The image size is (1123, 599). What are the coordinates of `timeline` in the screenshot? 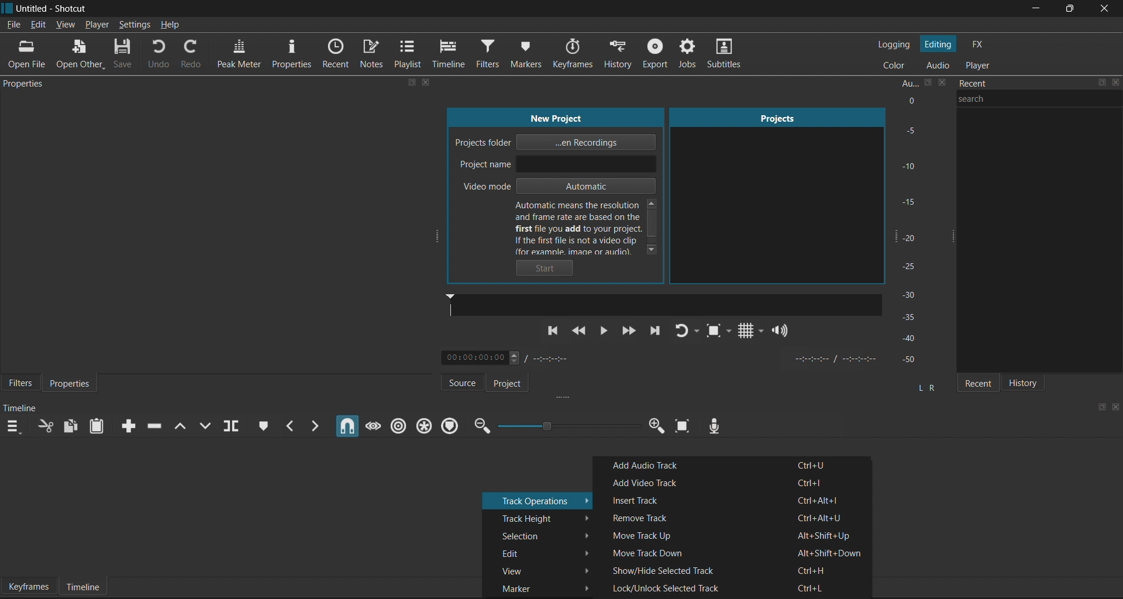 It's located at (25, 407).